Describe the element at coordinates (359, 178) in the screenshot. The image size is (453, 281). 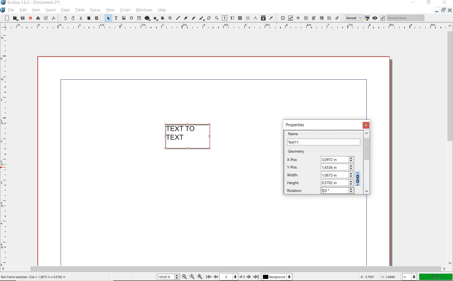
I see `KEEP THE ASPECT RATIO` at that location.